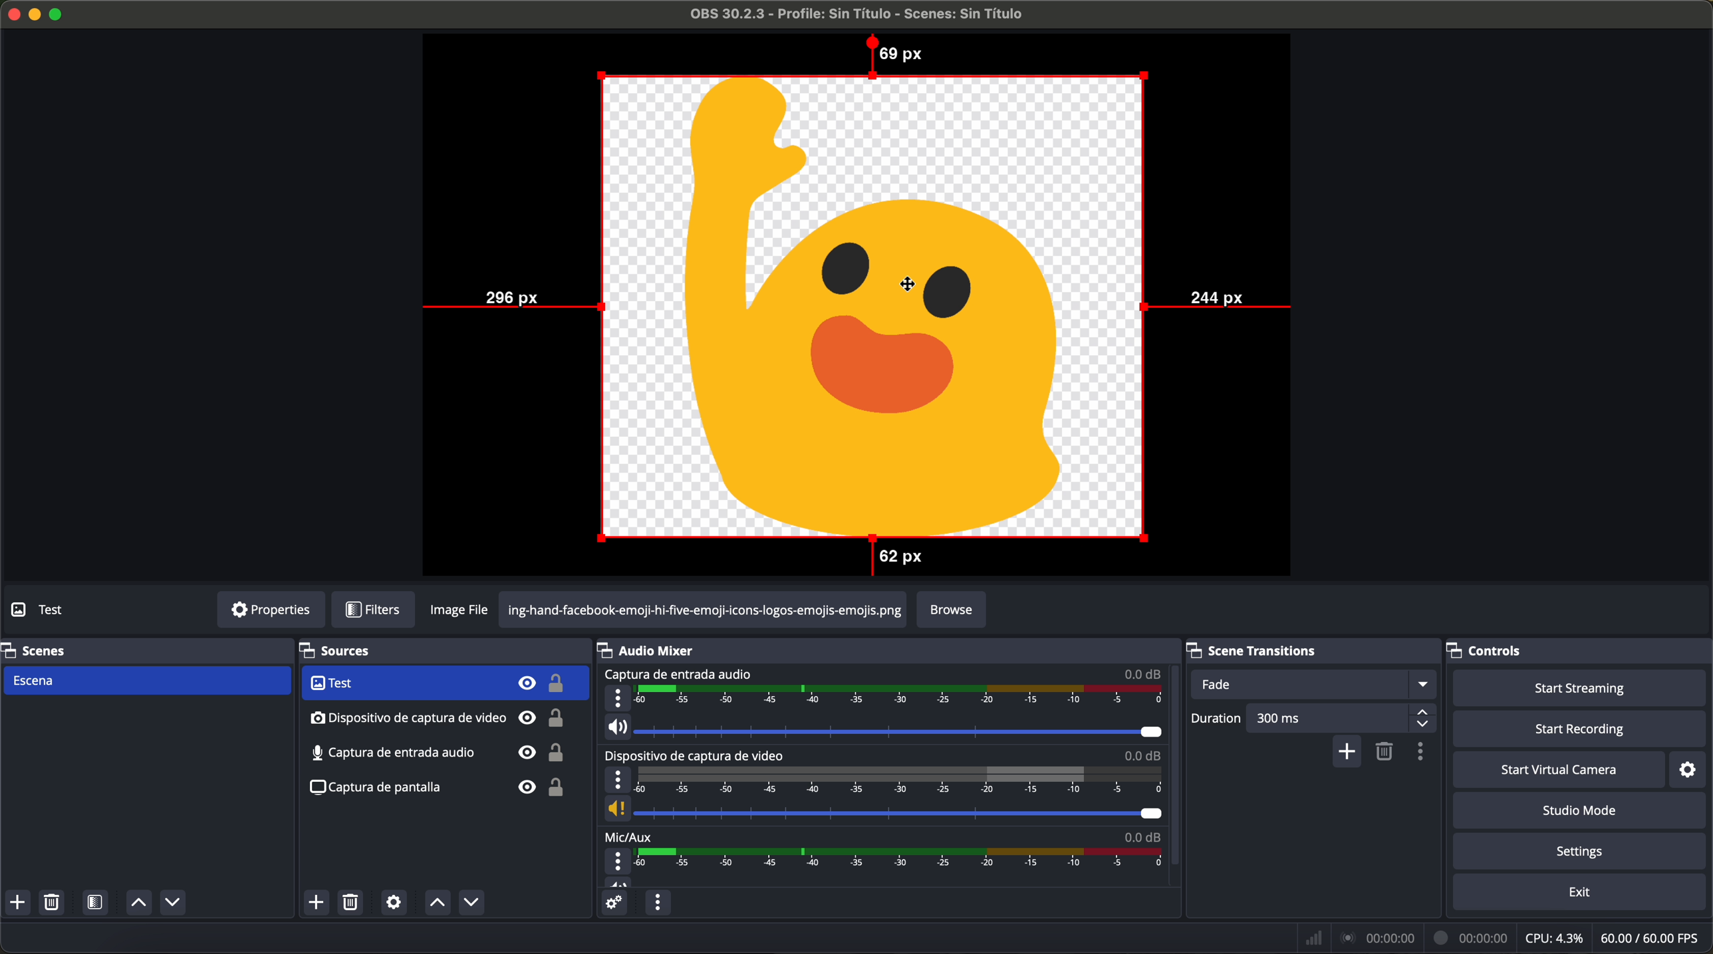 This screenshot has height=954, width=1713. Describe the element at coordinates (1581, 894) in the screenshot. I see `exit` at that location.